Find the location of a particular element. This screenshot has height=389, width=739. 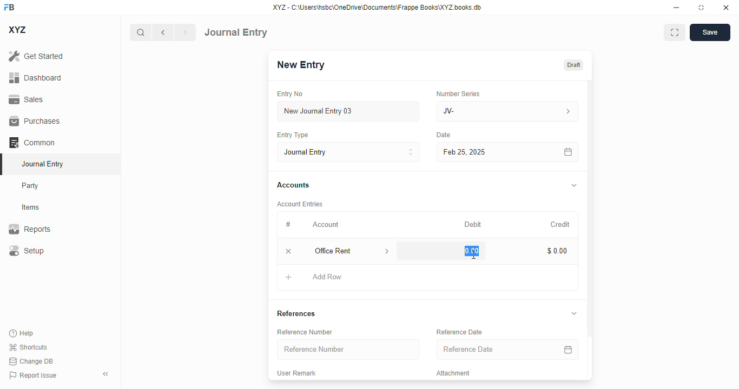

toggle expand/collapse is located at coordinates (574, 313).